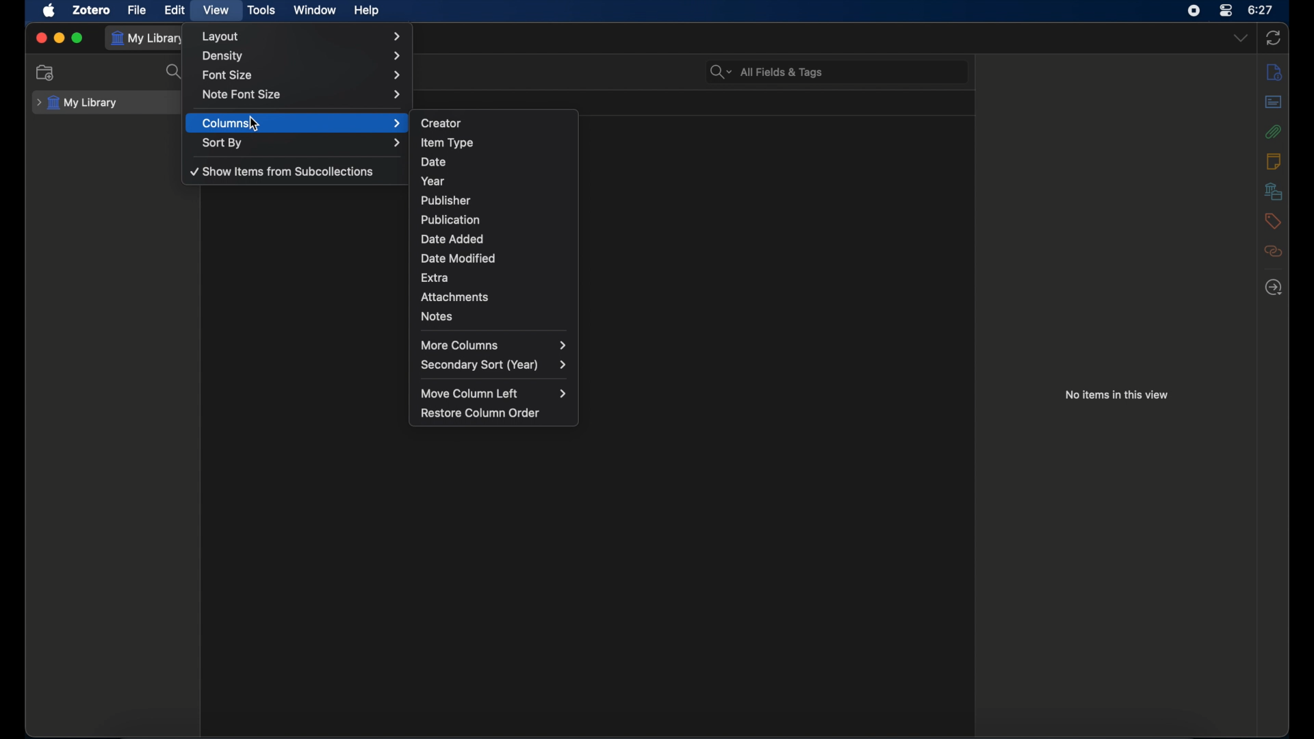 This screenshot has width=1314, height=739. What do you see at coordinates (77, 103) in the screenshot?
I see `my library` at bounding box center [77, 103].